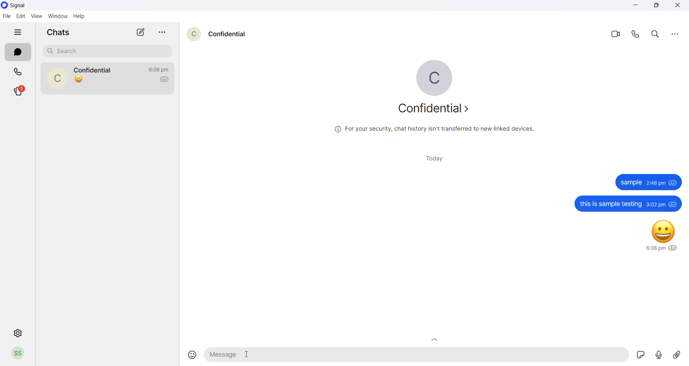  I want to click on read recipient, so click(167, 80).